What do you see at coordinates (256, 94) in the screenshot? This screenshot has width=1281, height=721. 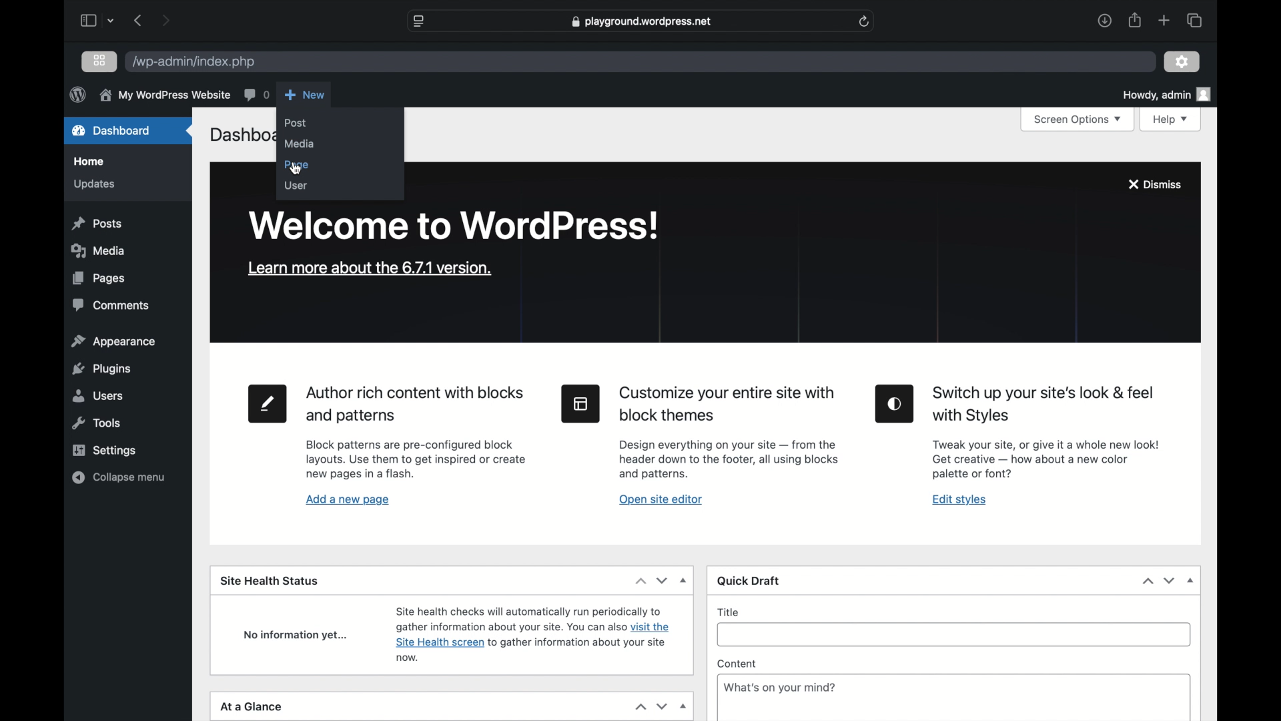 I see `comments` at bounding box center [256, 94].